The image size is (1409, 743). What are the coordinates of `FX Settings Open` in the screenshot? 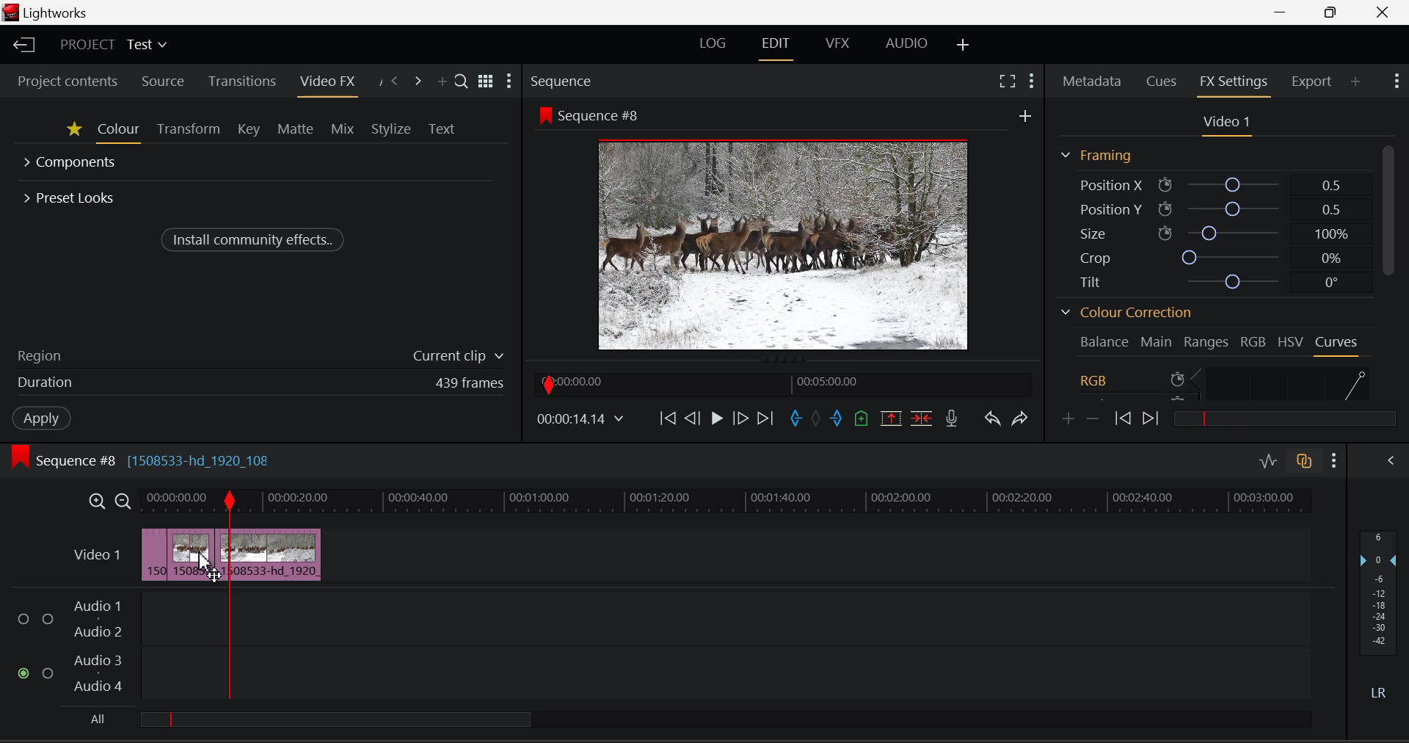 It's located at (1234, 83).